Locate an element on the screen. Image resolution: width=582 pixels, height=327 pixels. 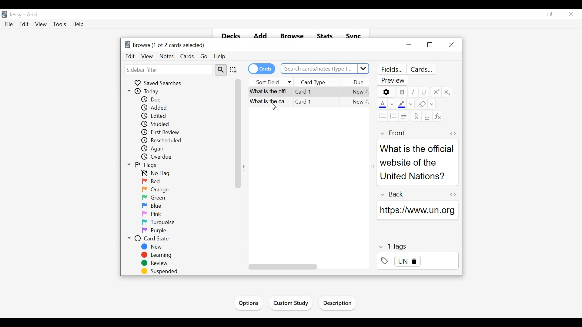
T is located at coordinates (418, 246).